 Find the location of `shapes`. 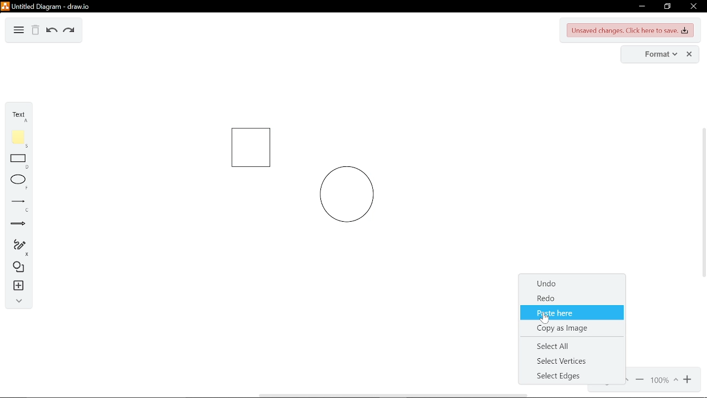

shapes is located at coordinates (17, 268).